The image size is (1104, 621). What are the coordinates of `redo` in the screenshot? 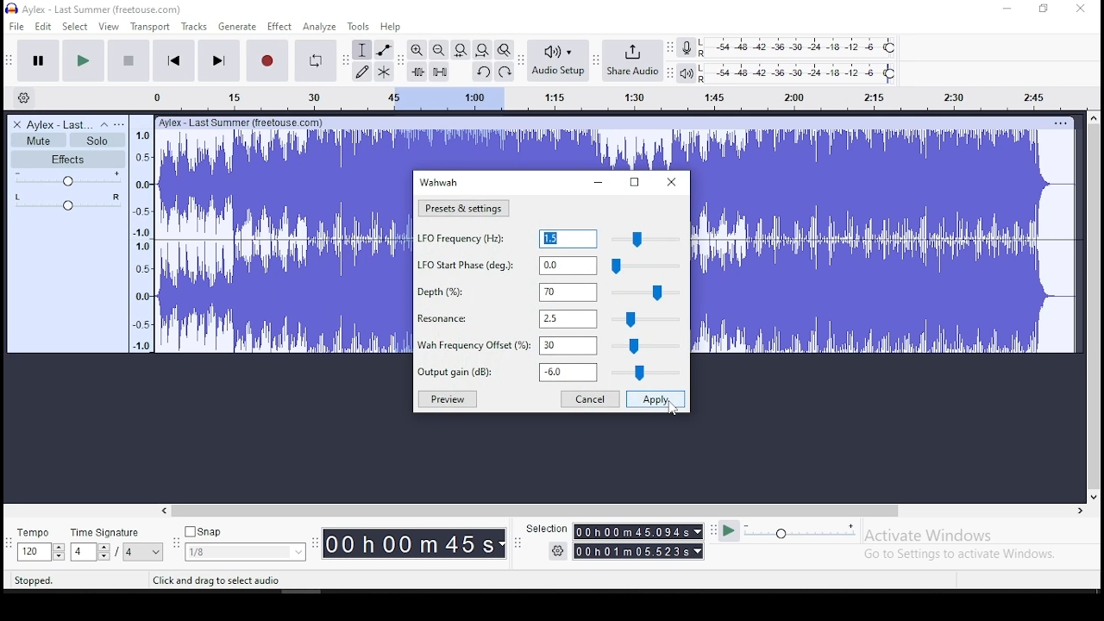 It's located at (505, 71).